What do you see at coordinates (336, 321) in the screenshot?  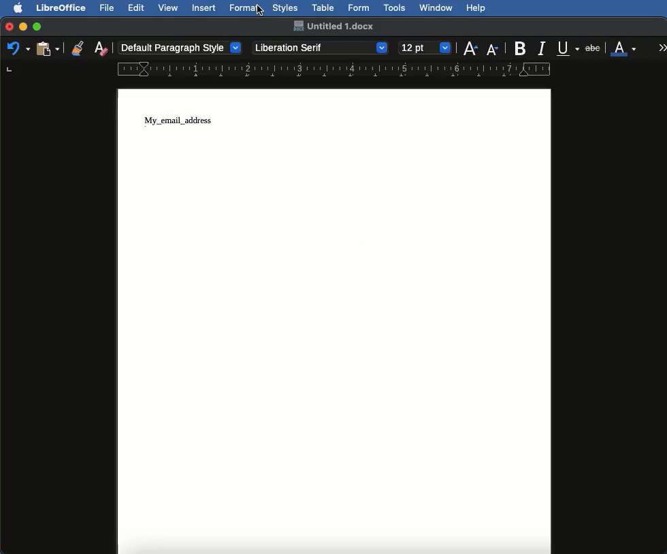 I see `Page` at bounding box center [336, 321].